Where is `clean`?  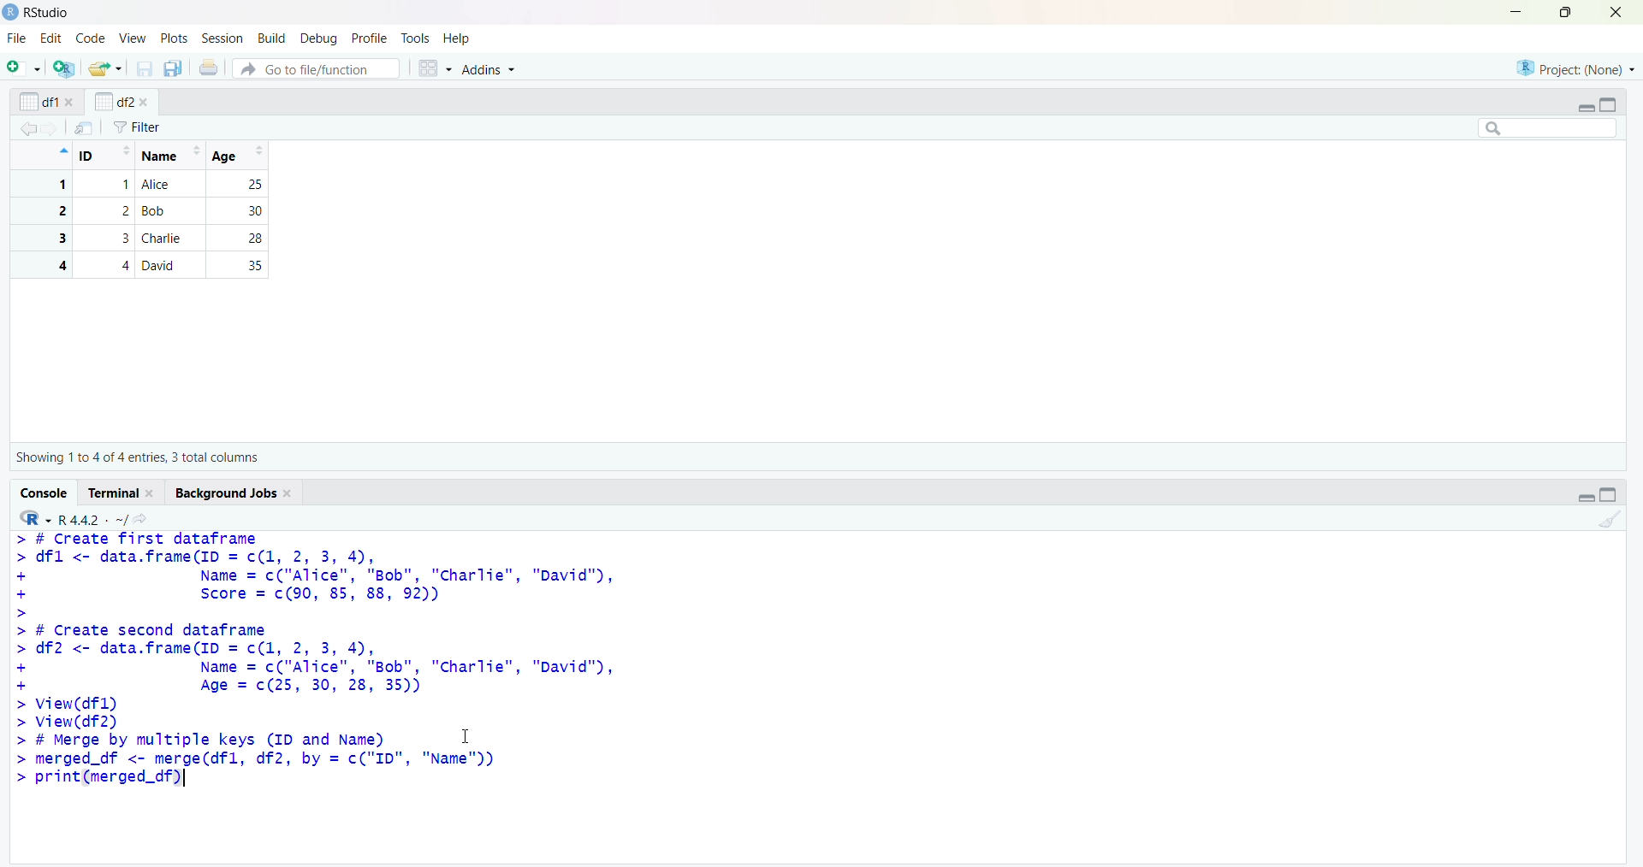 clean is located at coordinates (1611, 520).